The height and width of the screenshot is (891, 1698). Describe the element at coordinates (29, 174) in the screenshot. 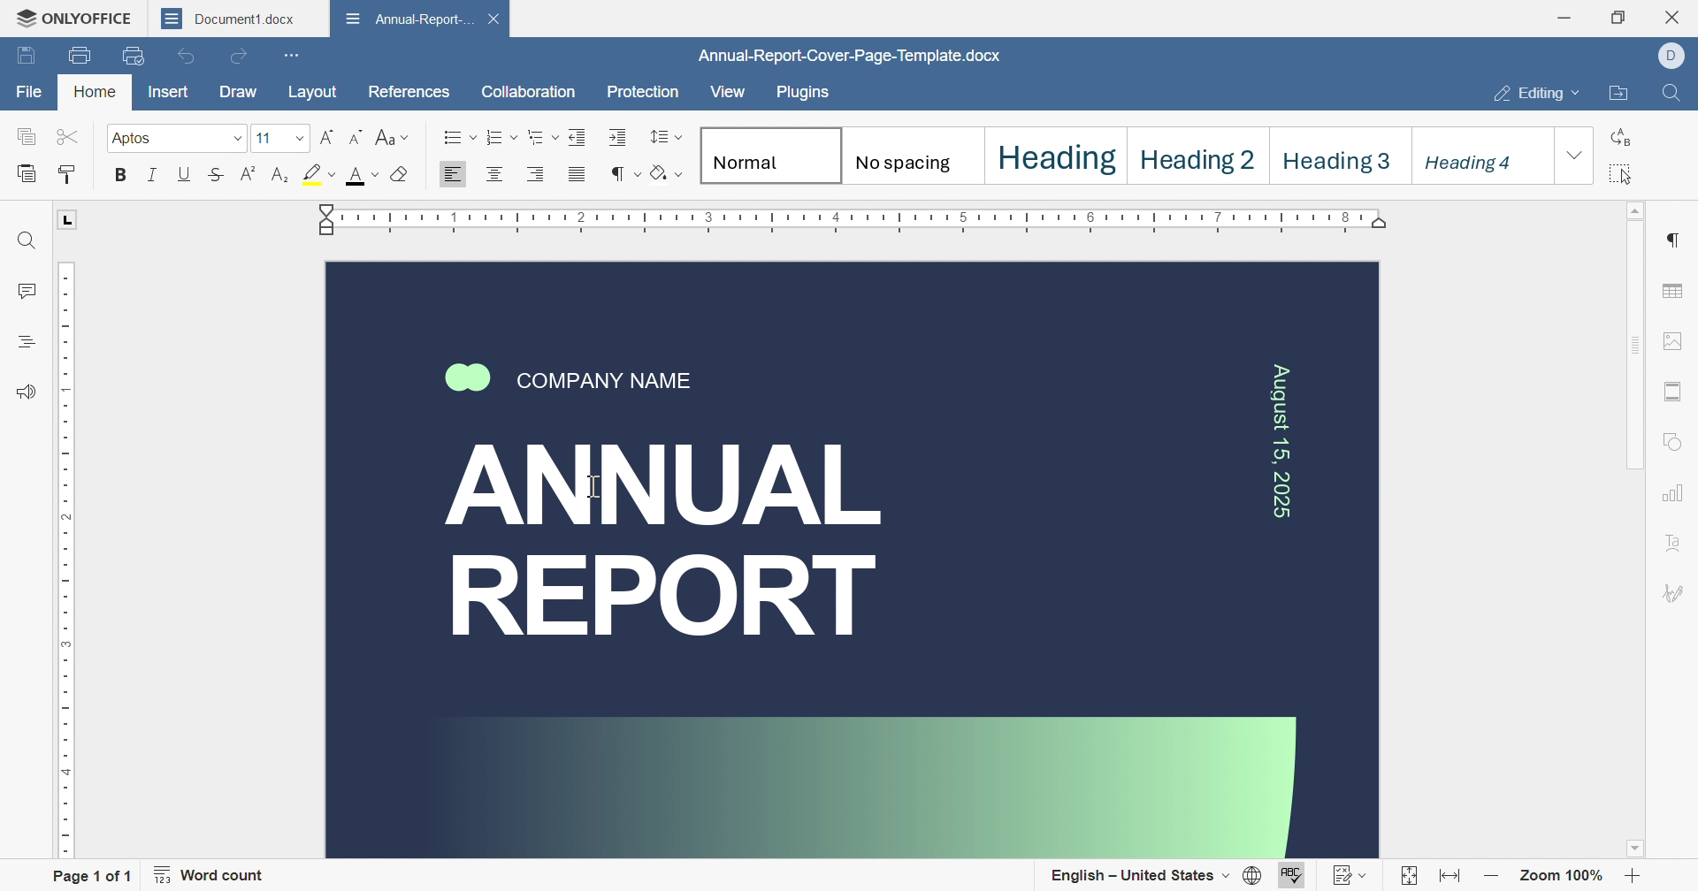

I see `paste` at that location.